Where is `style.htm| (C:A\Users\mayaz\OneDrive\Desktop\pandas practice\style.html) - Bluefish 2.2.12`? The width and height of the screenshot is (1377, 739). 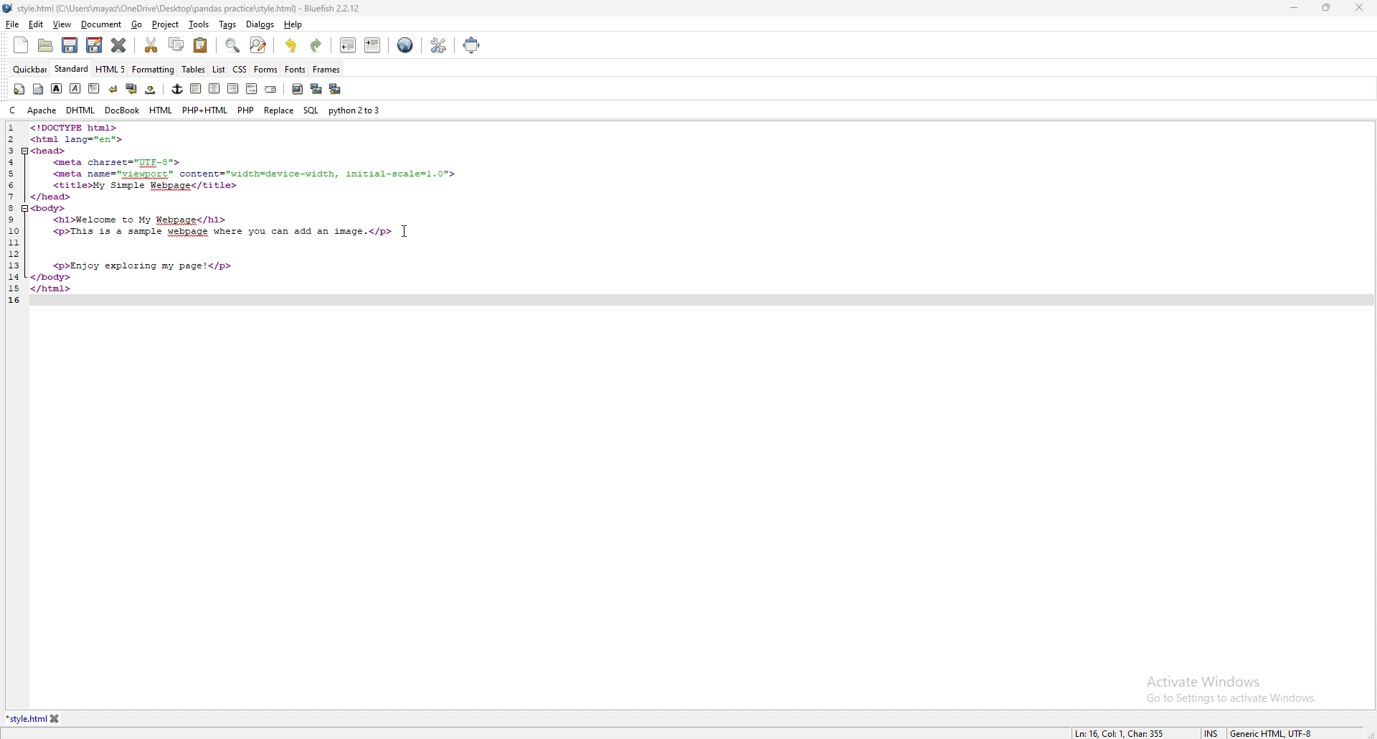 style.htm| (C:A\Users\mayaz\OneDrive\Desktop\pandas practice\style.html) - Bluefish 2.2.12 is located at coordinates (191, 9).